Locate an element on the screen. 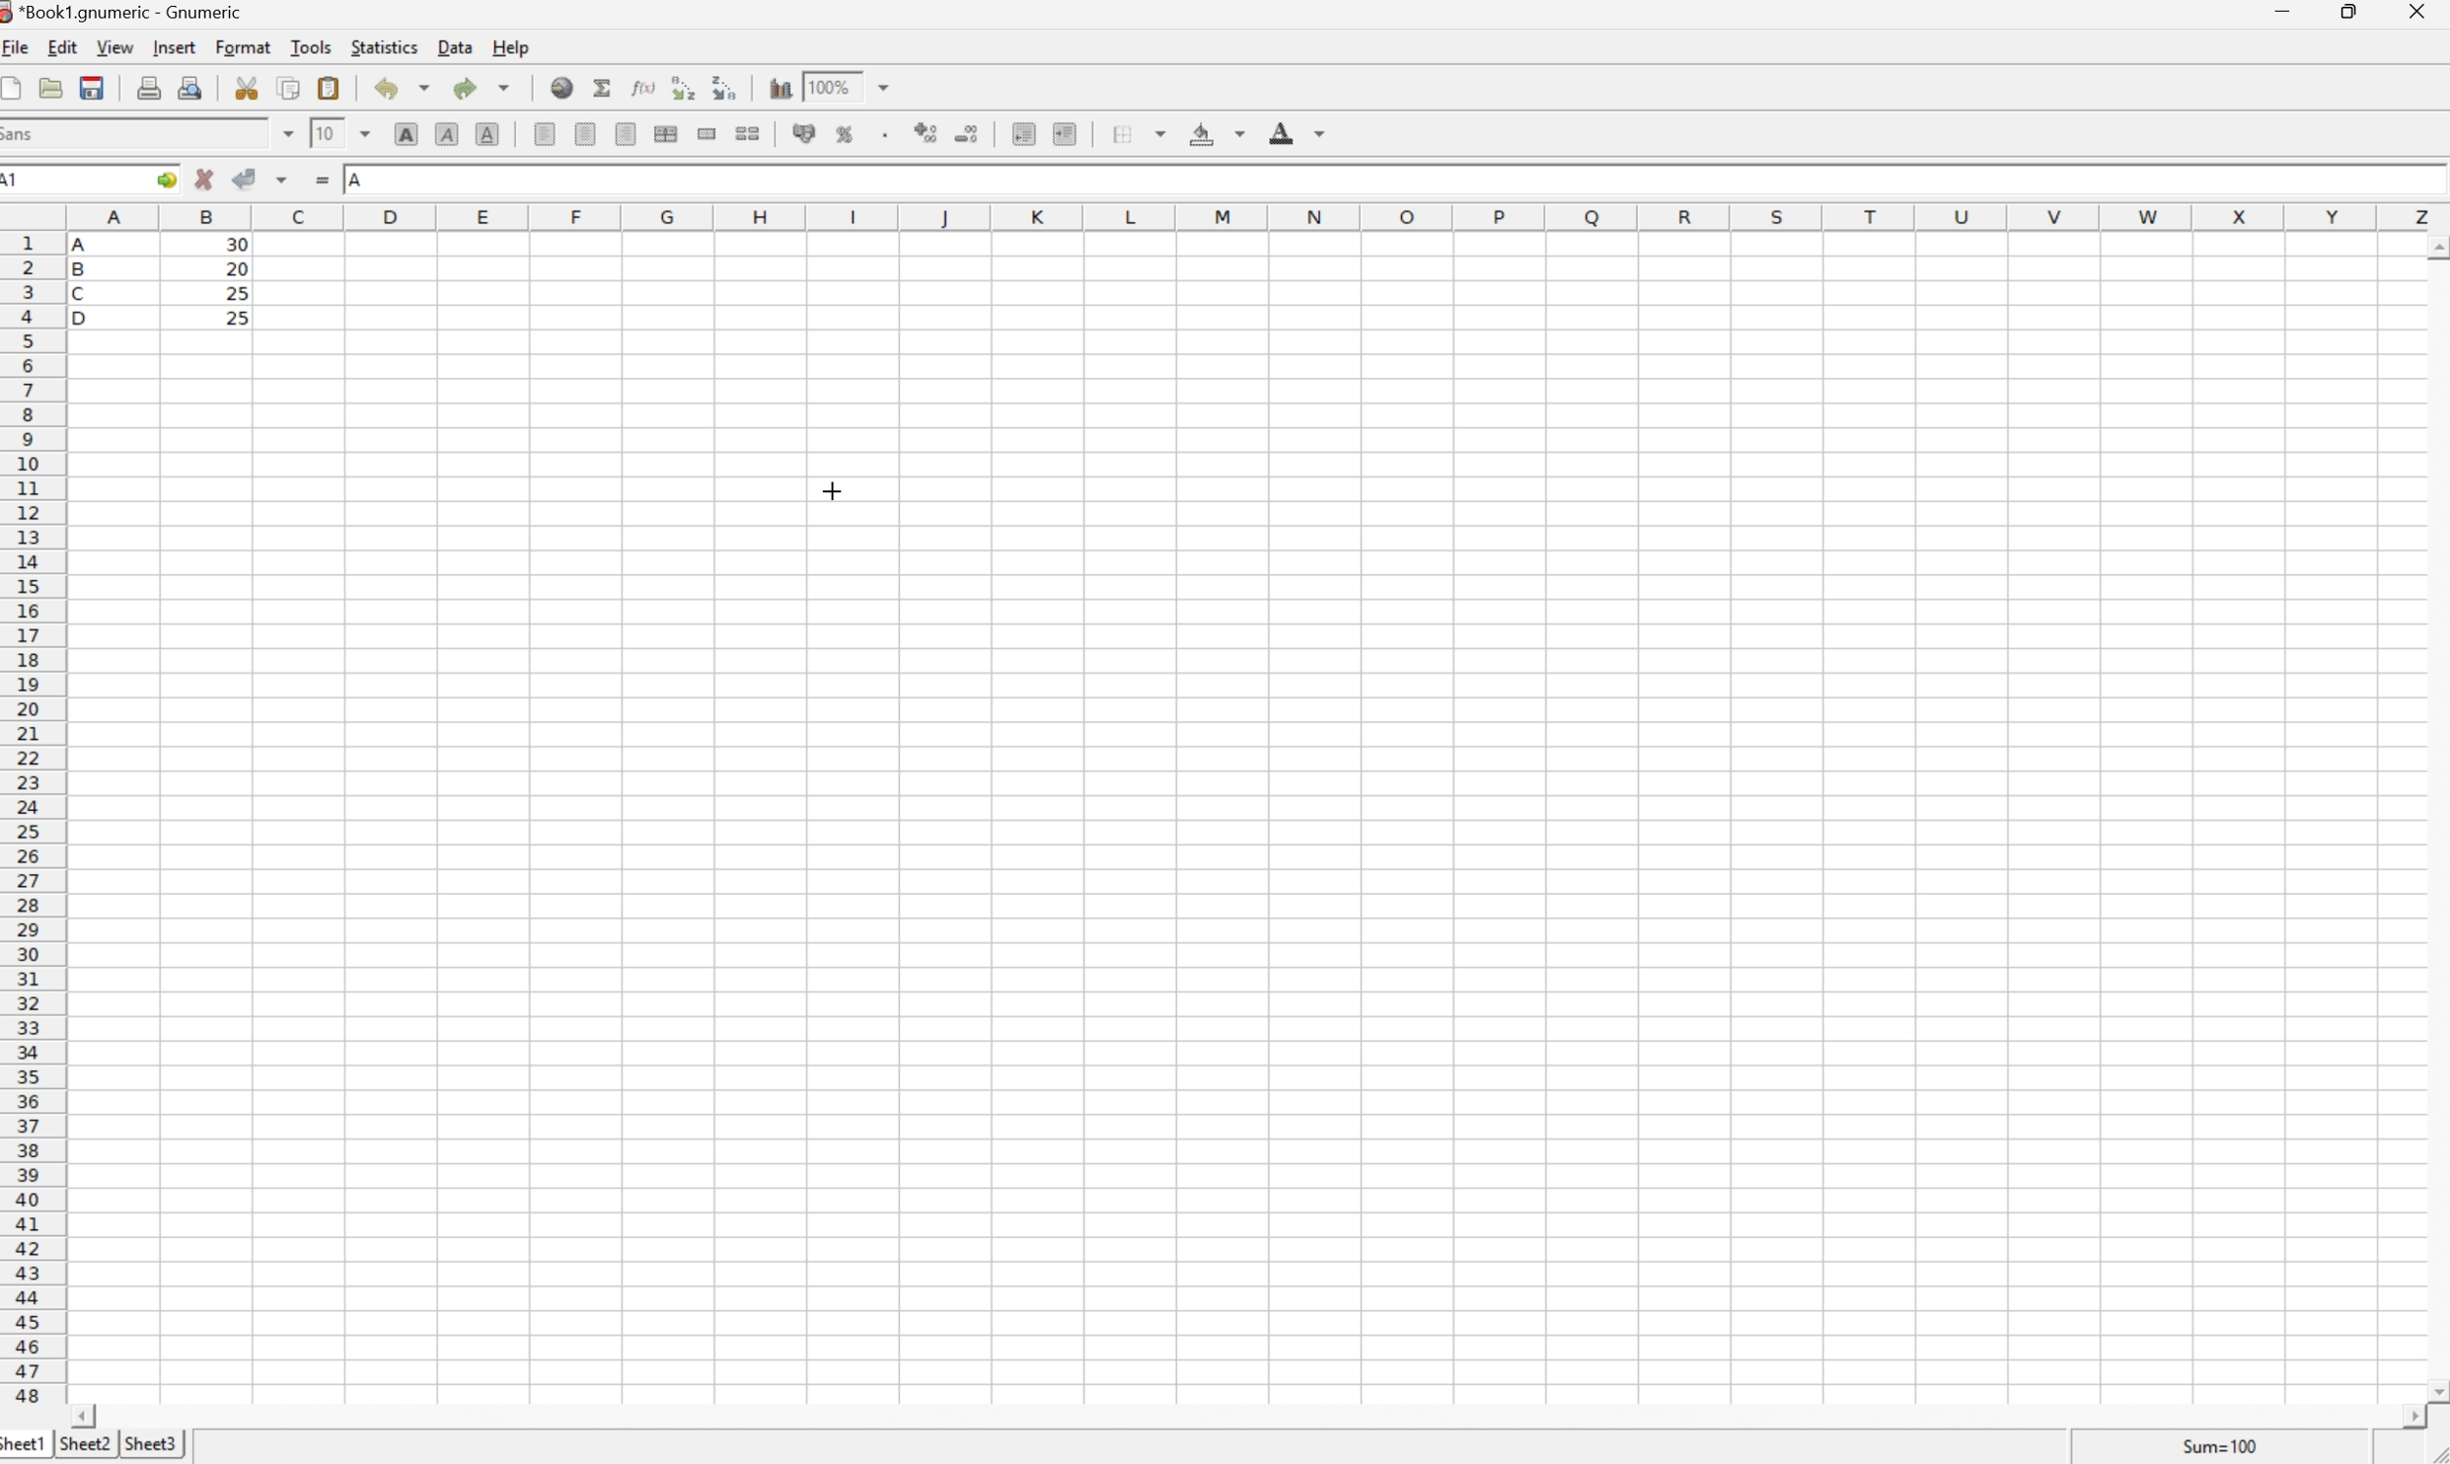  A is located at coordinates (88, 241).